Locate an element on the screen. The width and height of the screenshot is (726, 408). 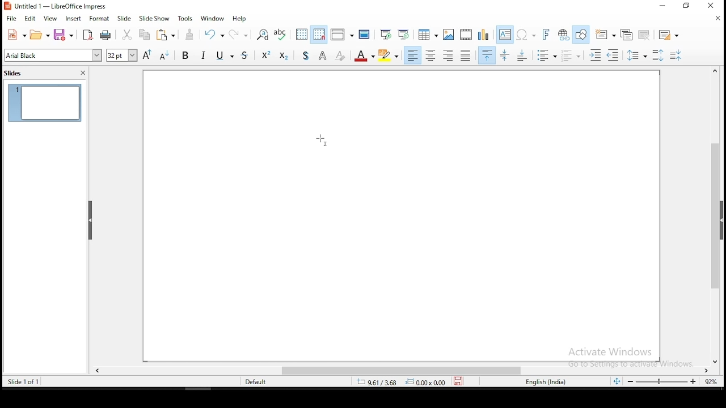
Numbered bullet list is located at coordinates (571, 56).